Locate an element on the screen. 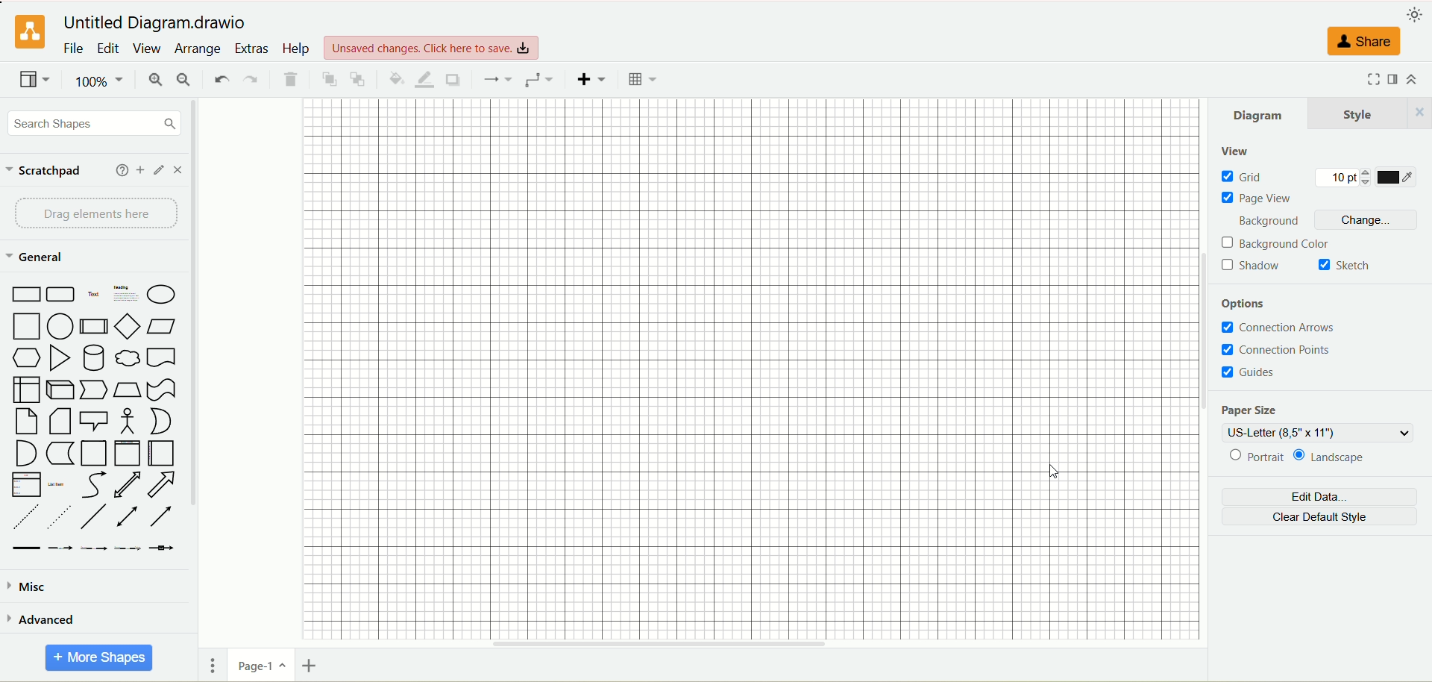 Image resolution: width=1432 pixels, height=682 pixels. redo is located at coordinates (251, 78).